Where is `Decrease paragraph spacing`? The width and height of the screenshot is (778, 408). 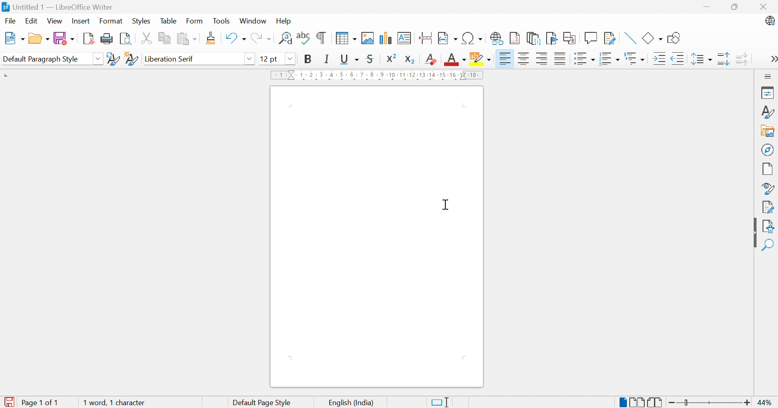
Decrease paragraph spacing is located at coordinates (743, 59).